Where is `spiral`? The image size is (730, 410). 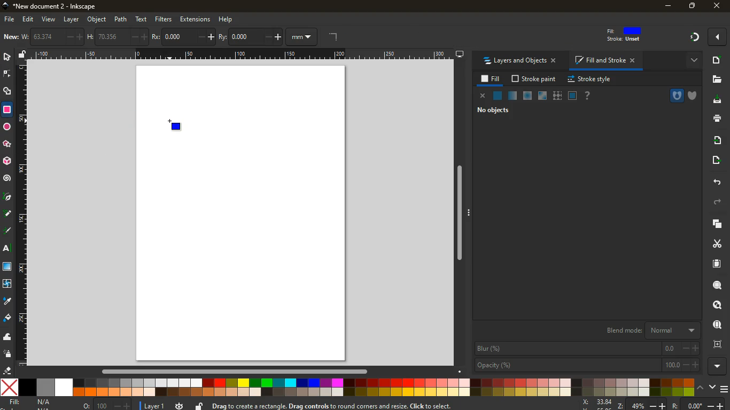 spiral is located at coordinates (7, 179).